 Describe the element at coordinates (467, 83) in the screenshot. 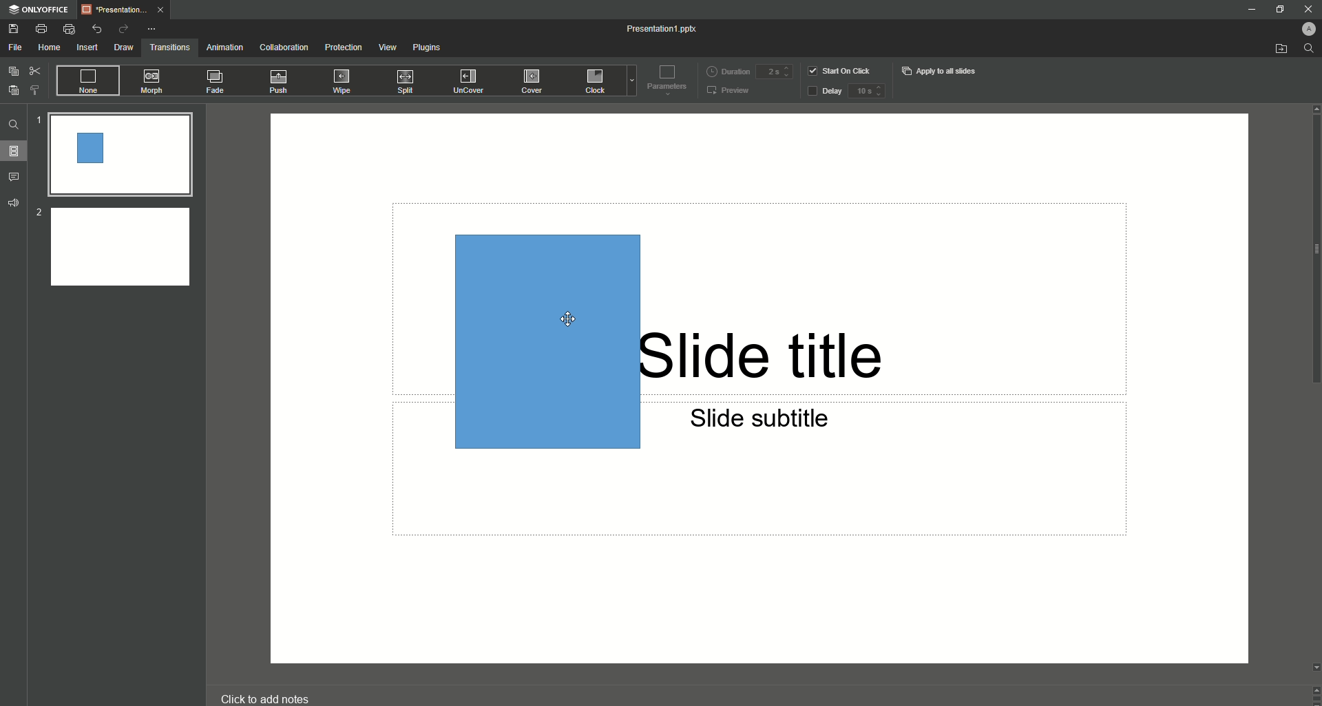

I see `UnCover` at that location.